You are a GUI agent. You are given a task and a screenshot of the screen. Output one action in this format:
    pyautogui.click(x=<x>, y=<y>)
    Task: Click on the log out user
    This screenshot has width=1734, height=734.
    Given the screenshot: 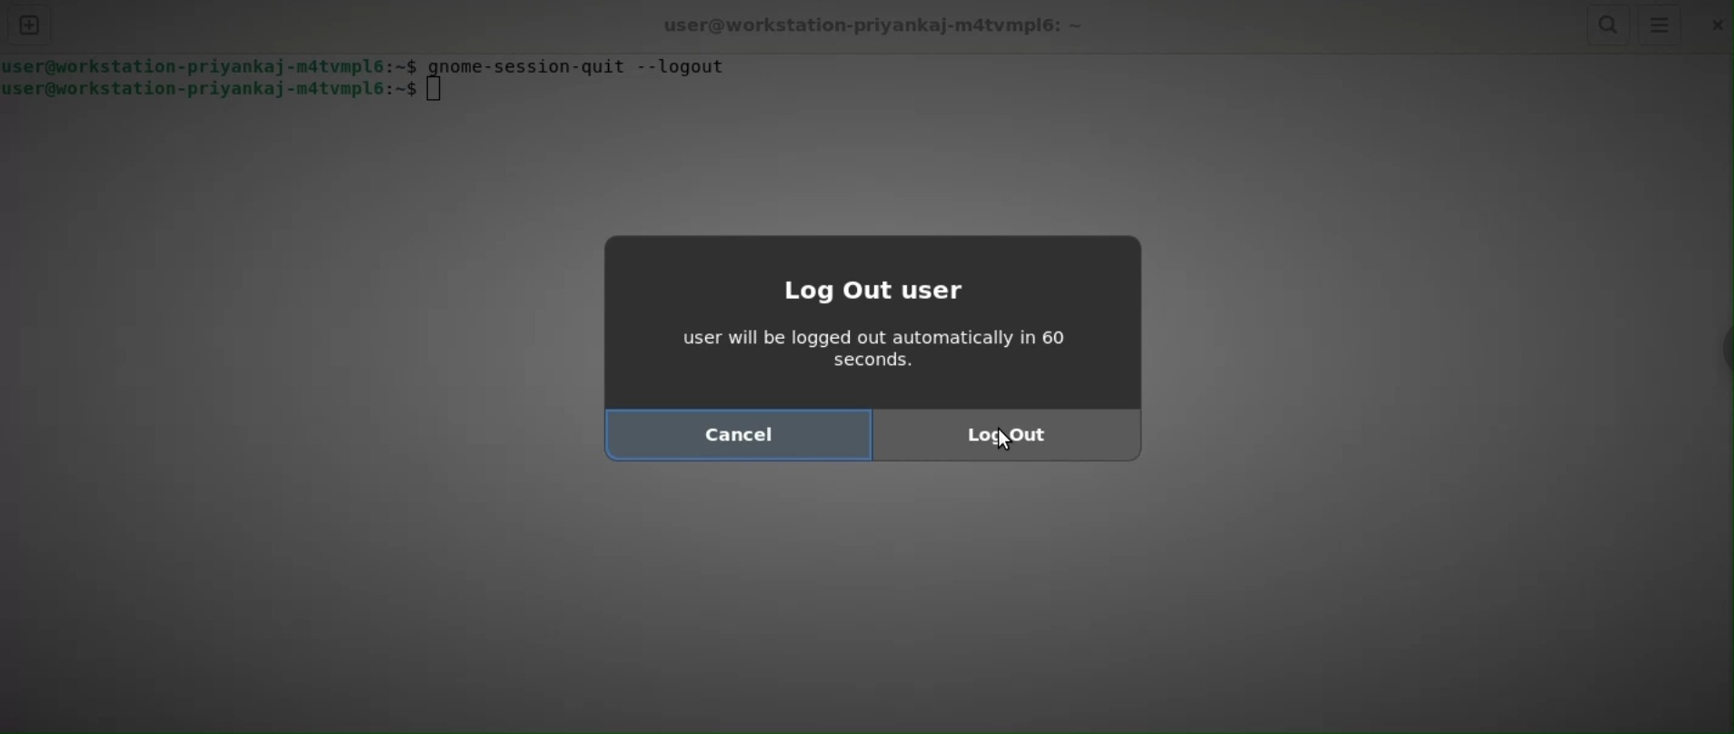 What is the action you would take?
    pyautogui.click(x=896, y=293)
    